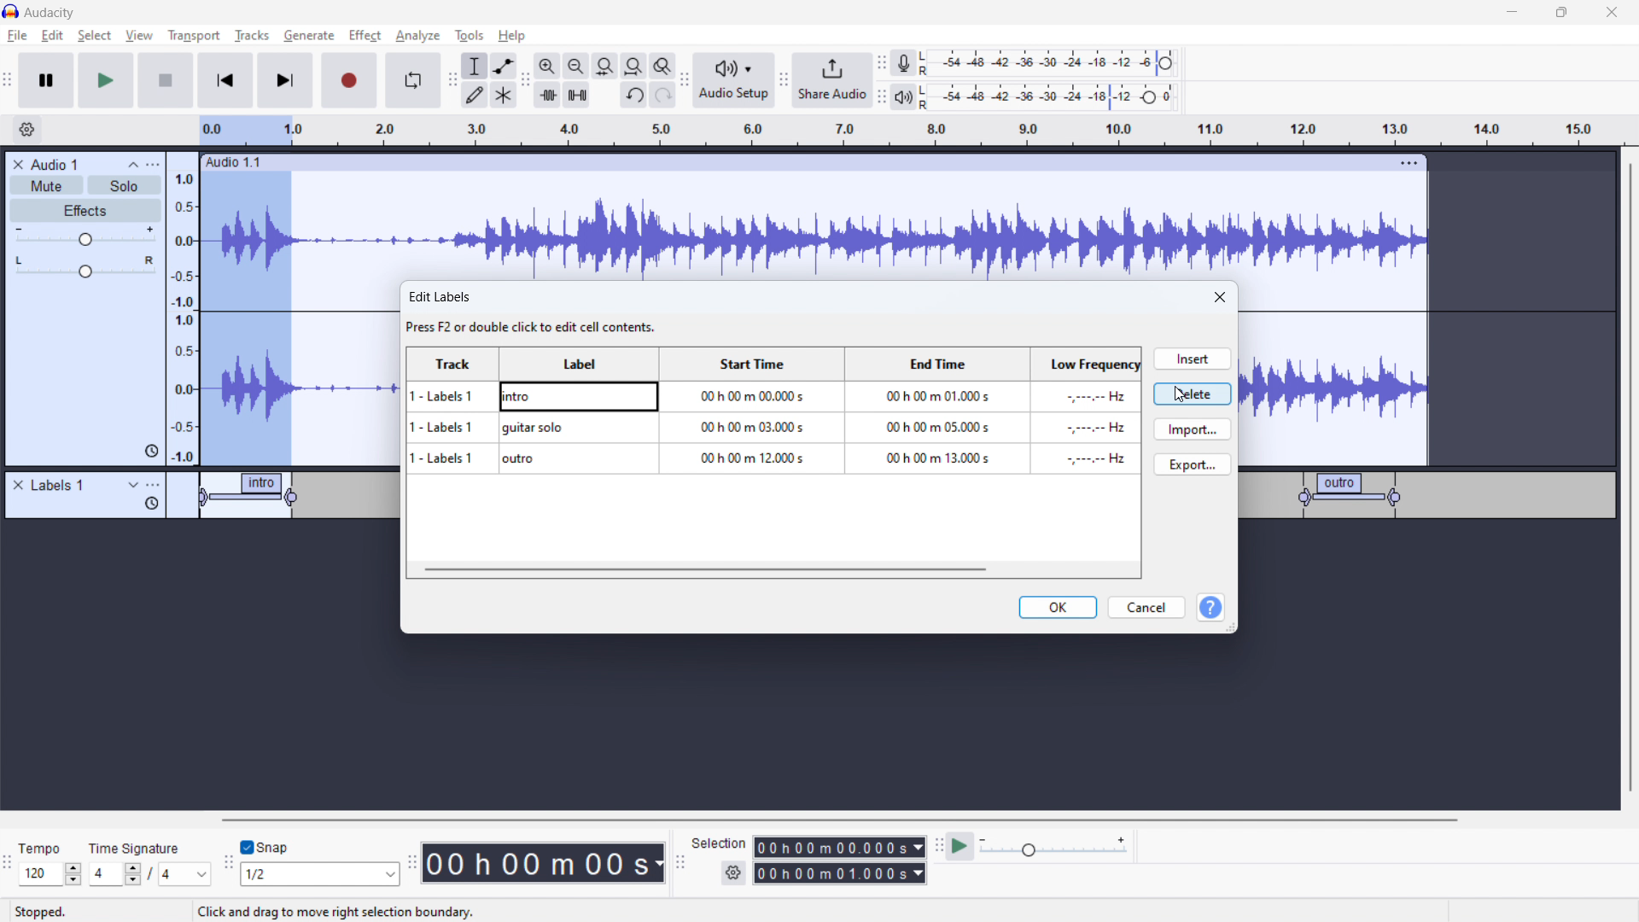  Describe the element at coordinates (154, 487) in the screenshot. I see `labels options` at that location.